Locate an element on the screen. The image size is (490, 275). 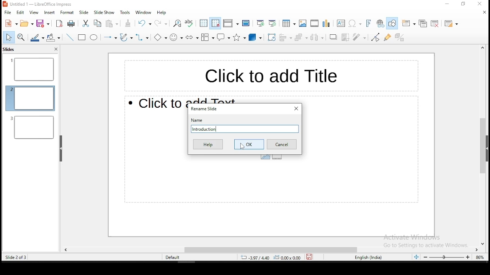
insert chart is located at coordinates (326, 23).